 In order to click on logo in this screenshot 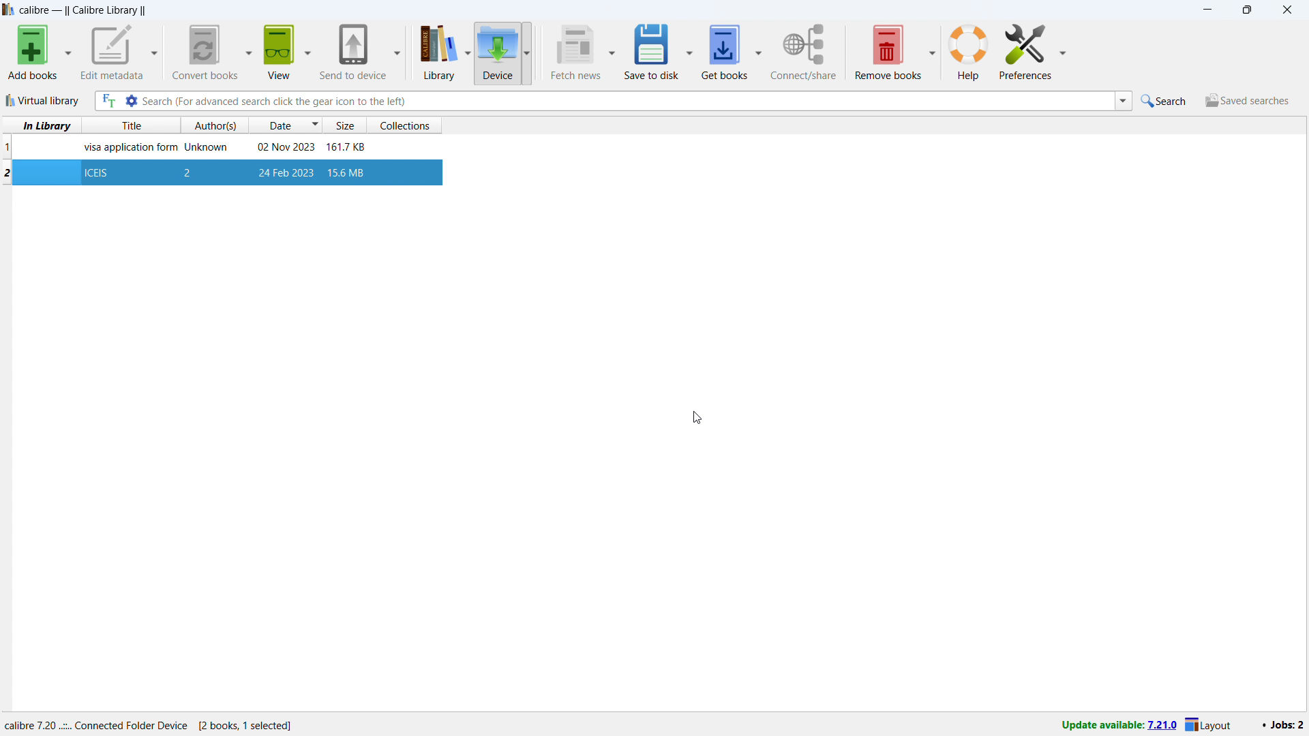, I will do `click(9, 10)`.